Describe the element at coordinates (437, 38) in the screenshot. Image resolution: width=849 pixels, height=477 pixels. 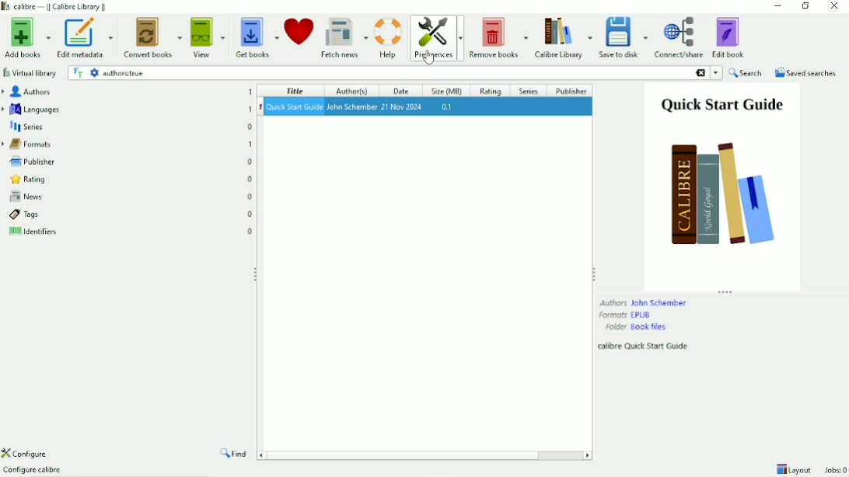
I see `Preferences` at that location.